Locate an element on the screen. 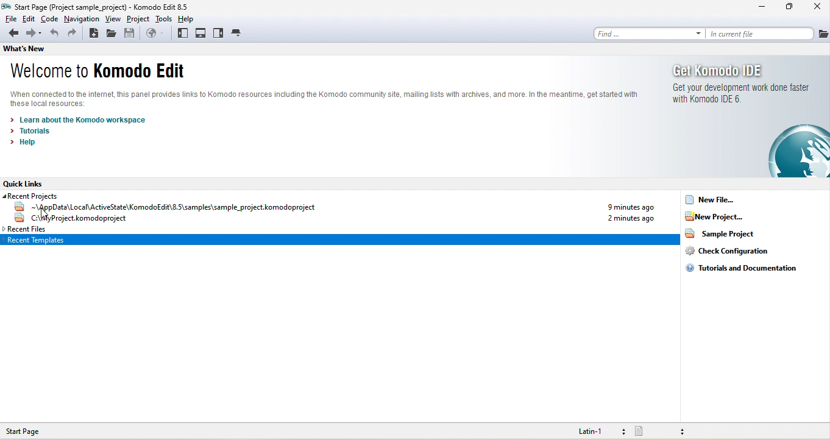 This screenshot has width=830, height=440. new project is located at coordinates (725, 219).